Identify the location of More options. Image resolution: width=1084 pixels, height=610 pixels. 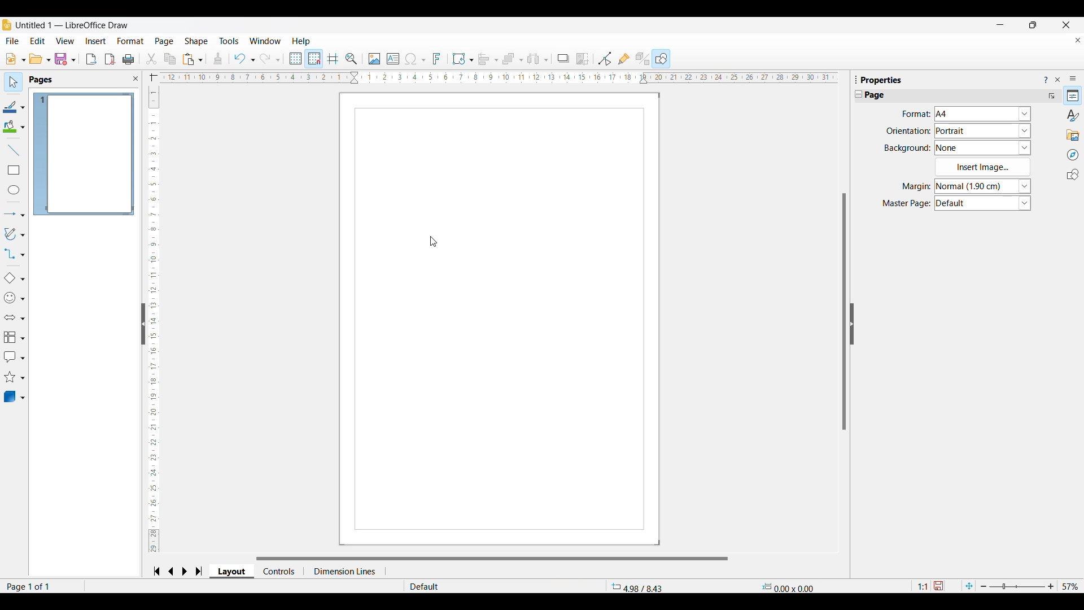
(1052, 96).